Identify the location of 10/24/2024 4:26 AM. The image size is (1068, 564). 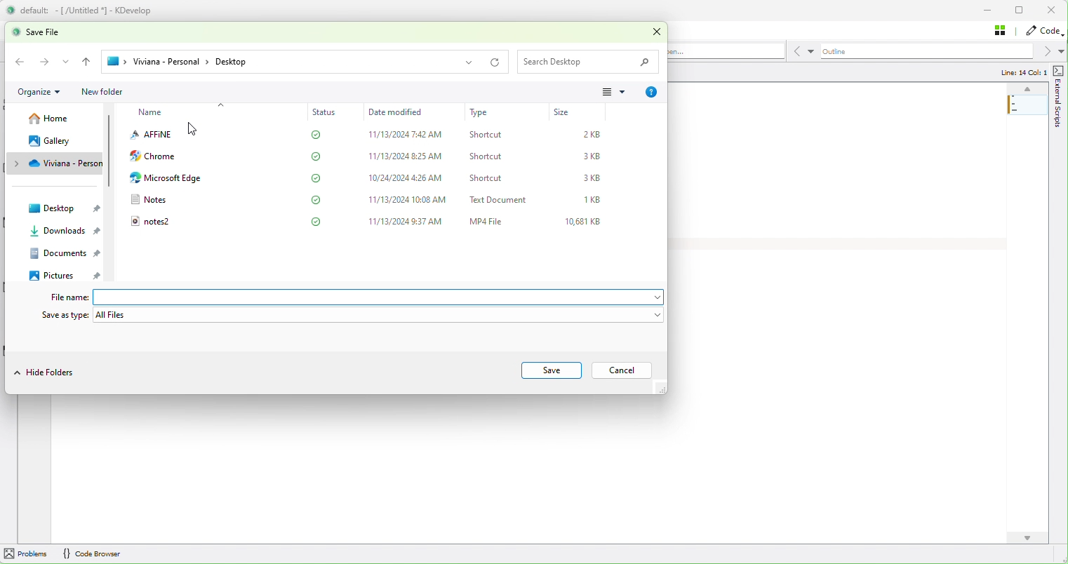
(407, 178).